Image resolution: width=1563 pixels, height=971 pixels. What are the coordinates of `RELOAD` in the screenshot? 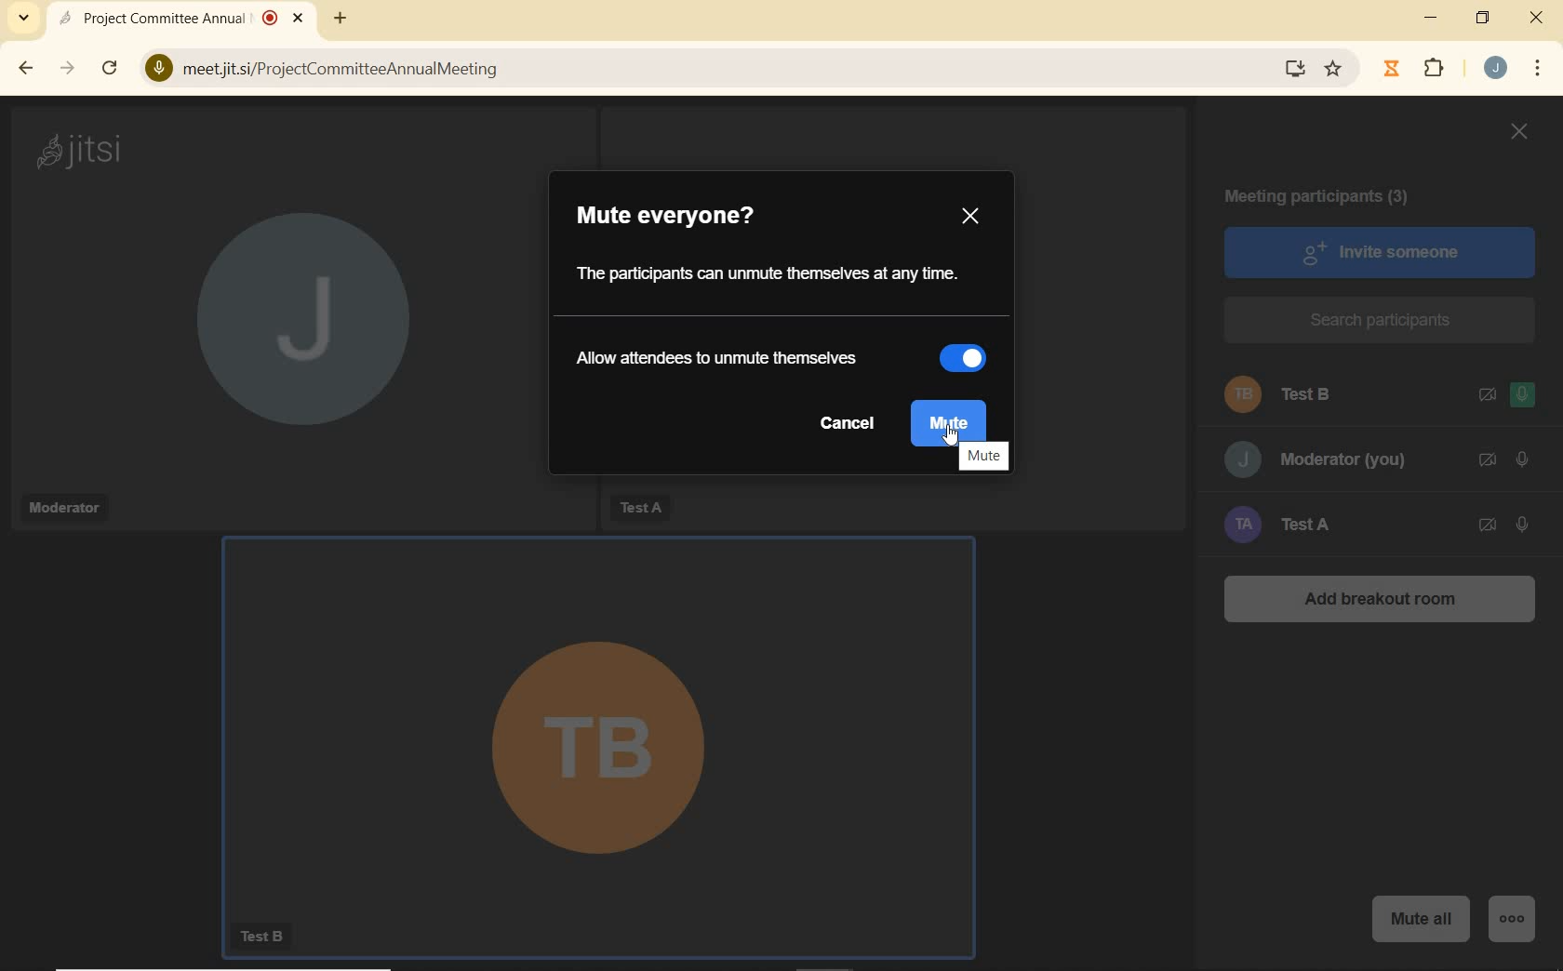 It's located at (109, 69).